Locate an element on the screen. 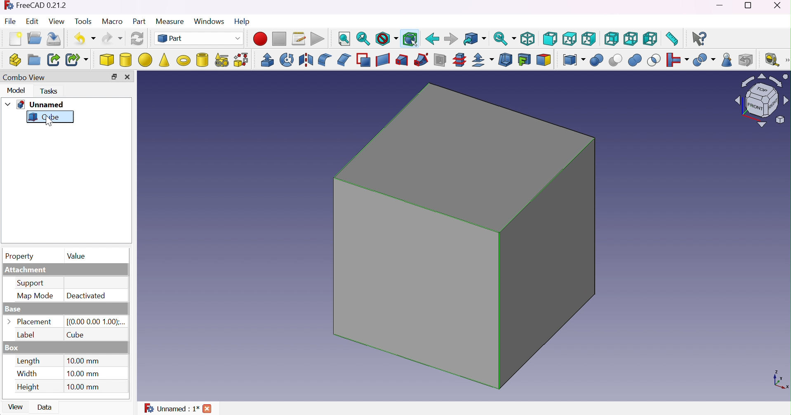 Image resolution: width=791 pixels, height=415 pixels. Model is located at coordinates (14, 90).